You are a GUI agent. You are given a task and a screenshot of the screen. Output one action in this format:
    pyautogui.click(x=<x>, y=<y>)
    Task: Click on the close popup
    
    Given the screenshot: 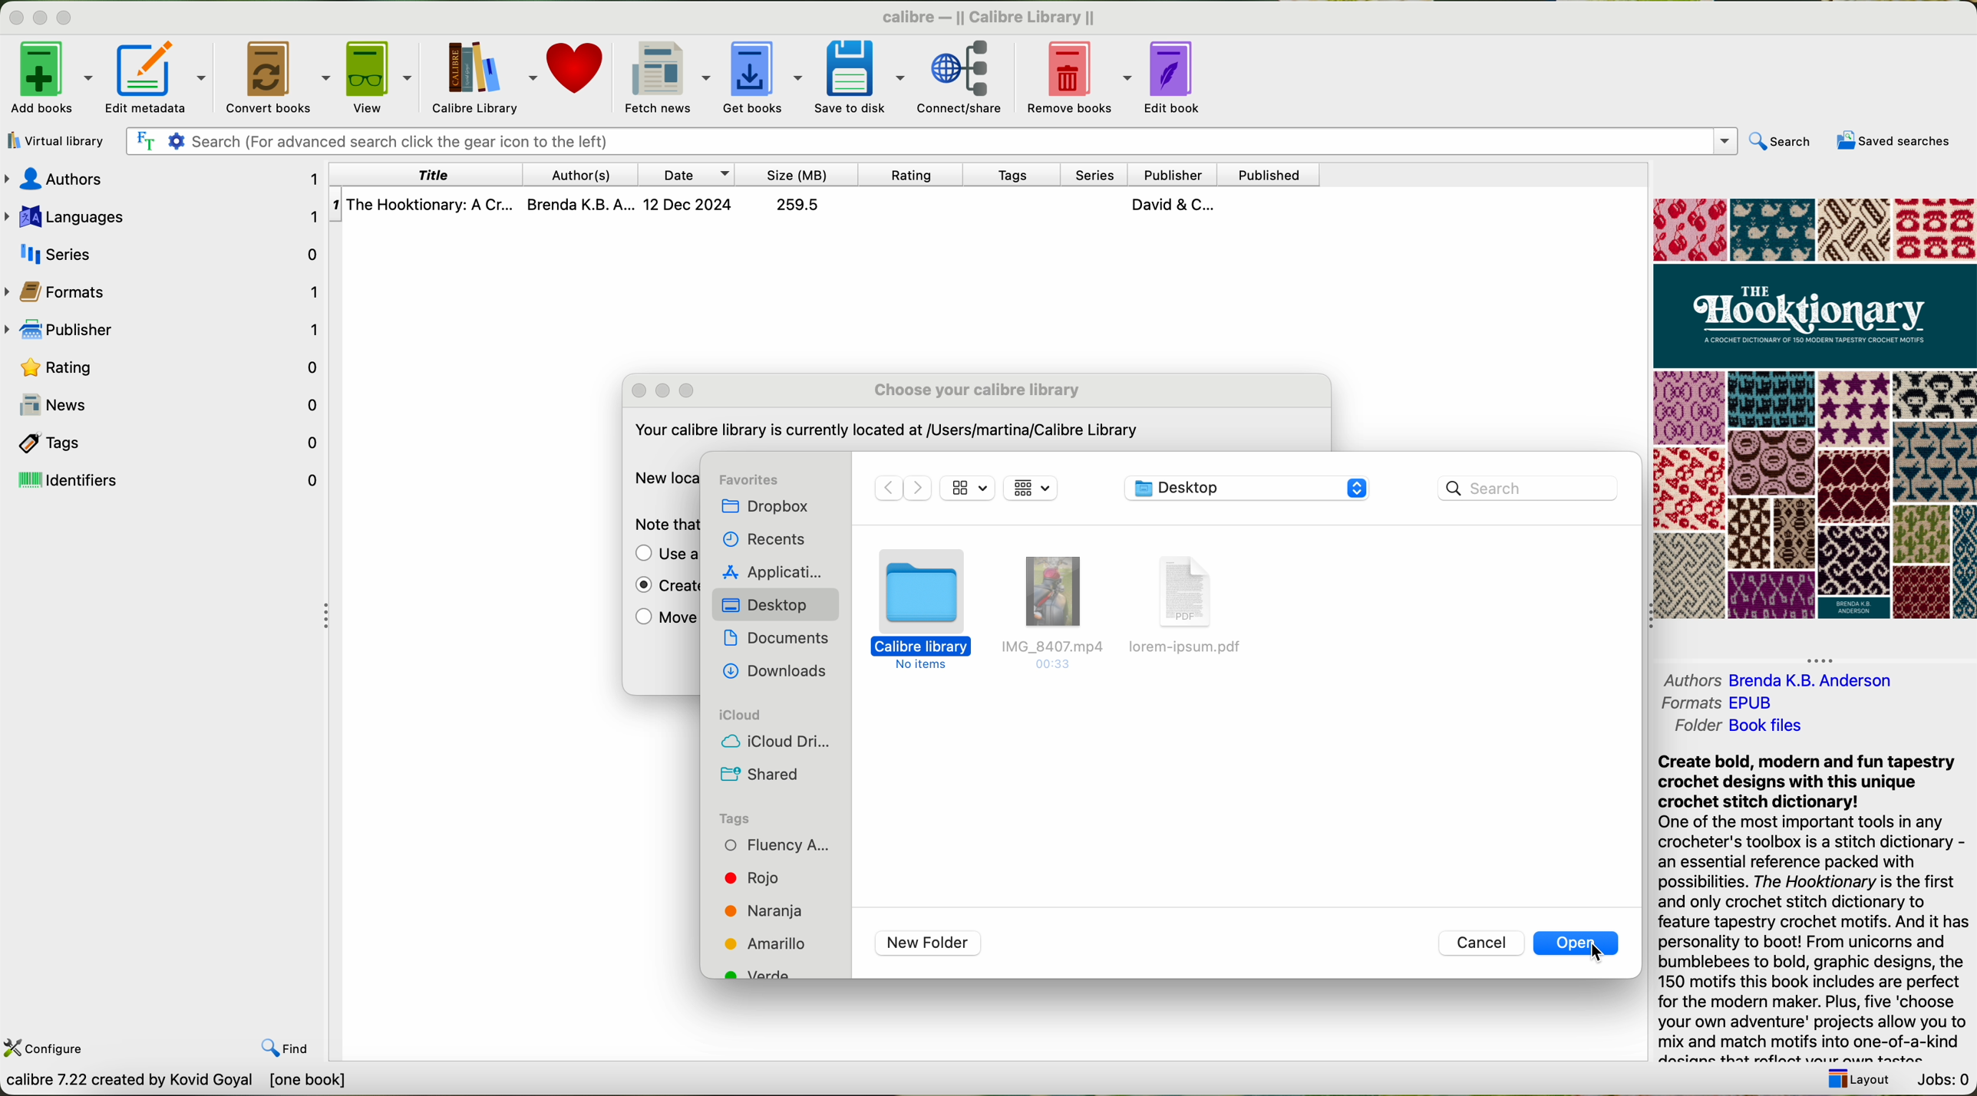 What is the action you would take?
    pyautogui.click(x=634, y=389)
    